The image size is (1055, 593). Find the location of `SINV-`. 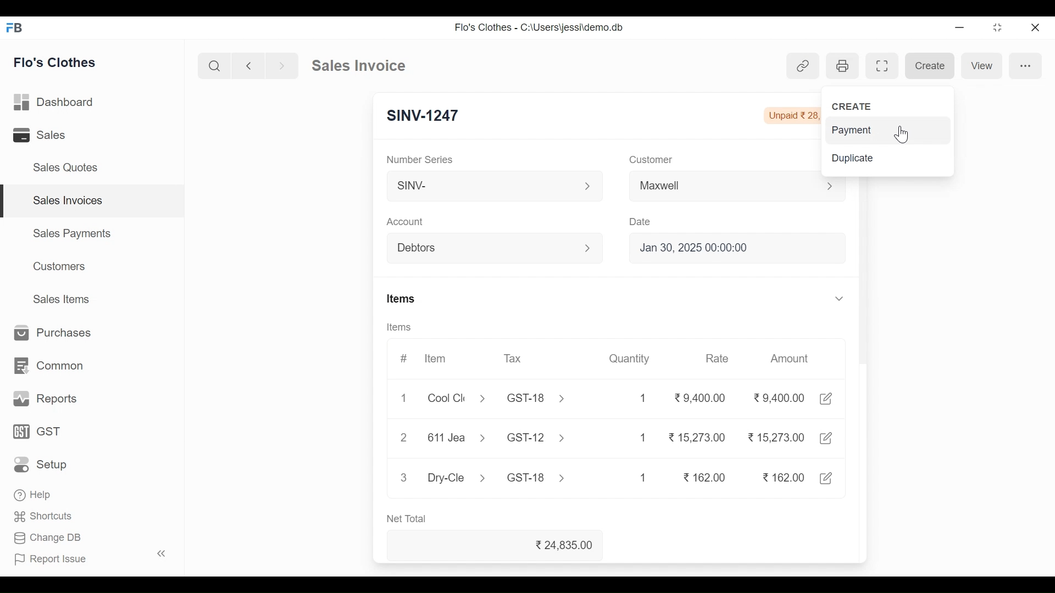

SINV- is located at coordinates (485, 186).